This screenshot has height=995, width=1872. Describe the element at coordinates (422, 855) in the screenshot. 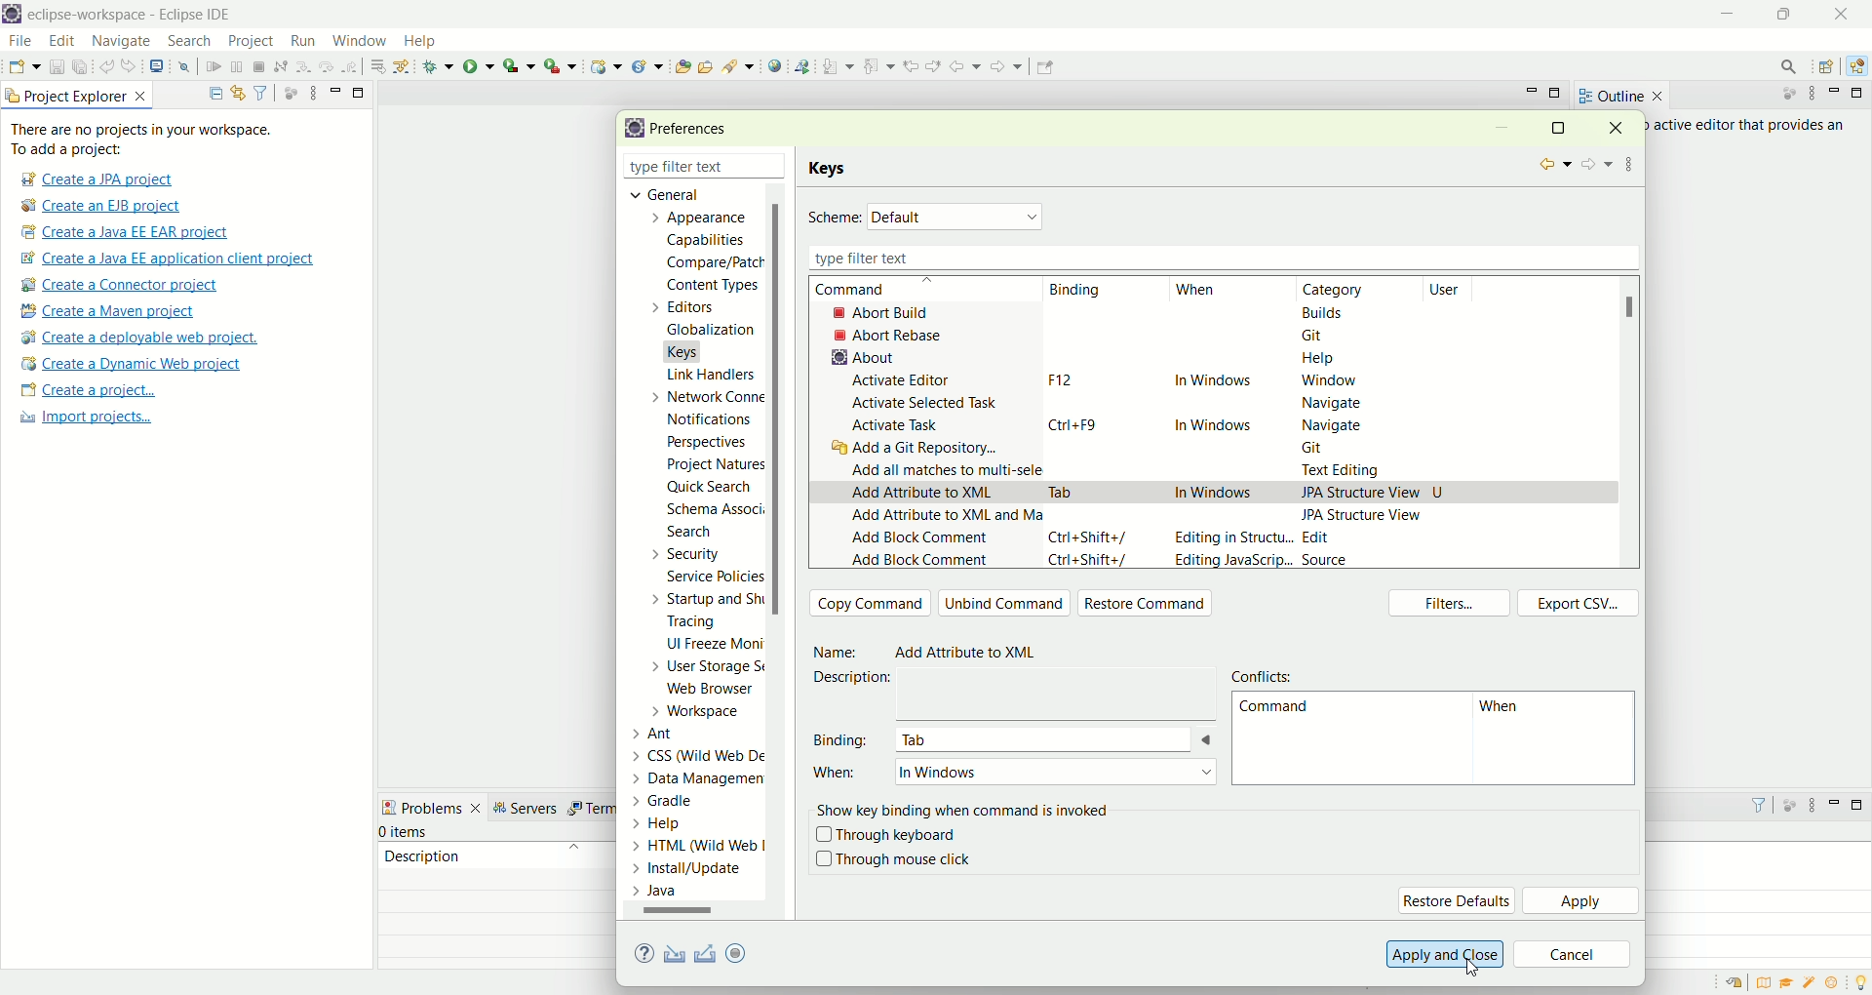

I see `description` at that location.